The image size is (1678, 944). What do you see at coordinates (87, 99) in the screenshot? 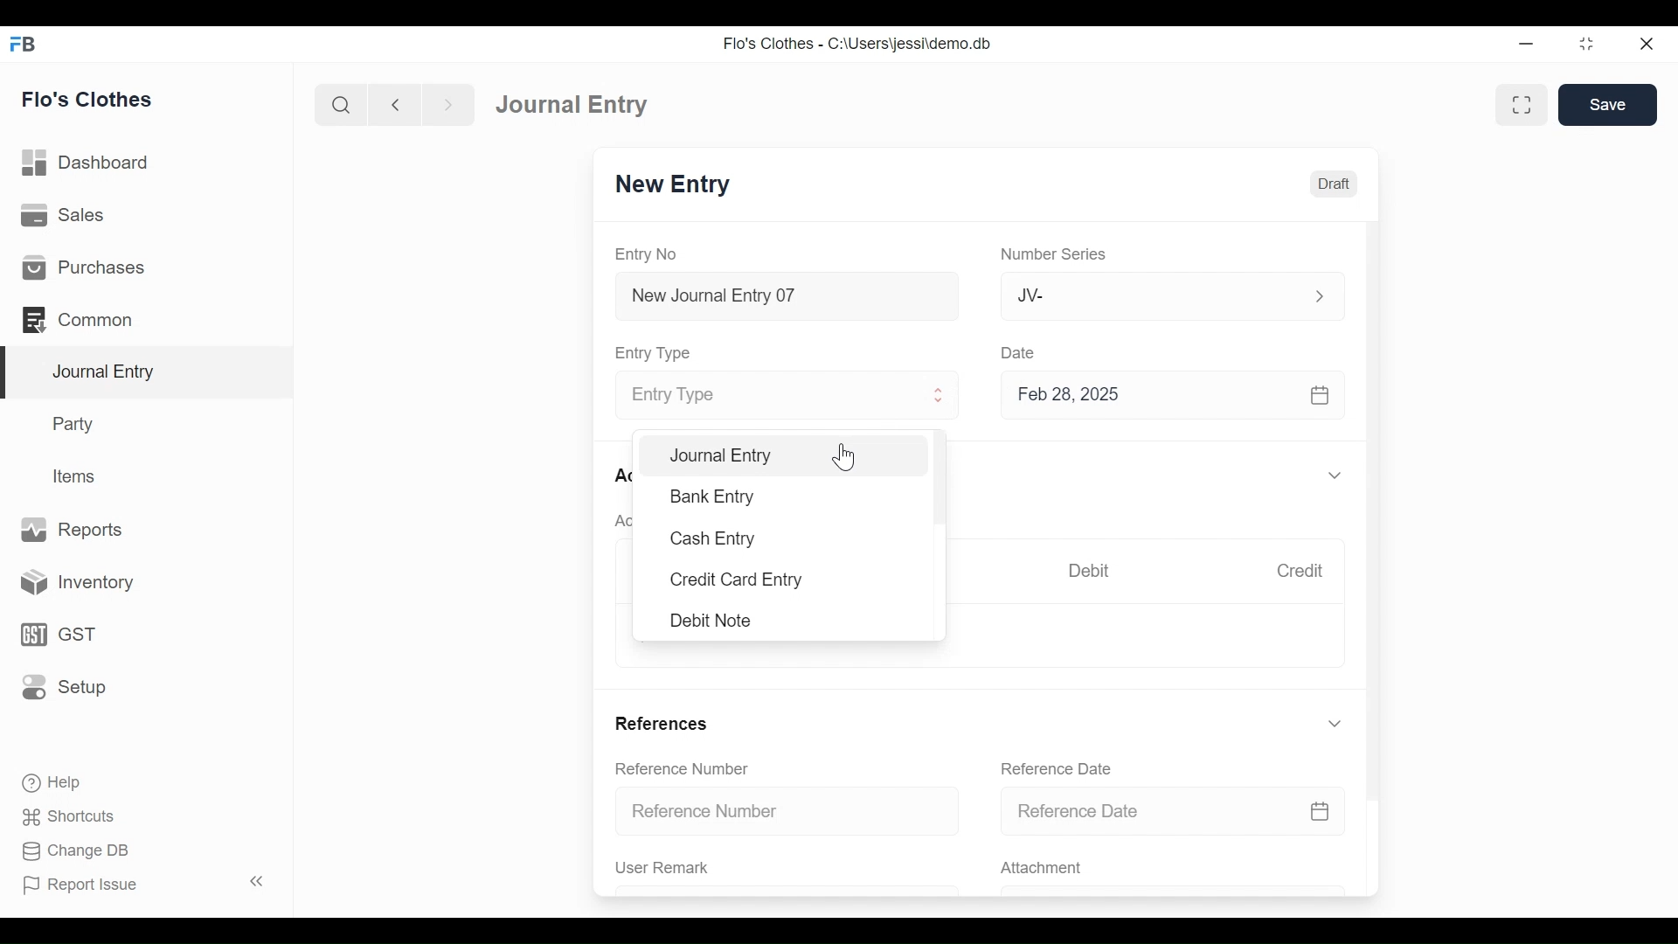
I see `Flo's Clothes` at bounding box center [87, 99].